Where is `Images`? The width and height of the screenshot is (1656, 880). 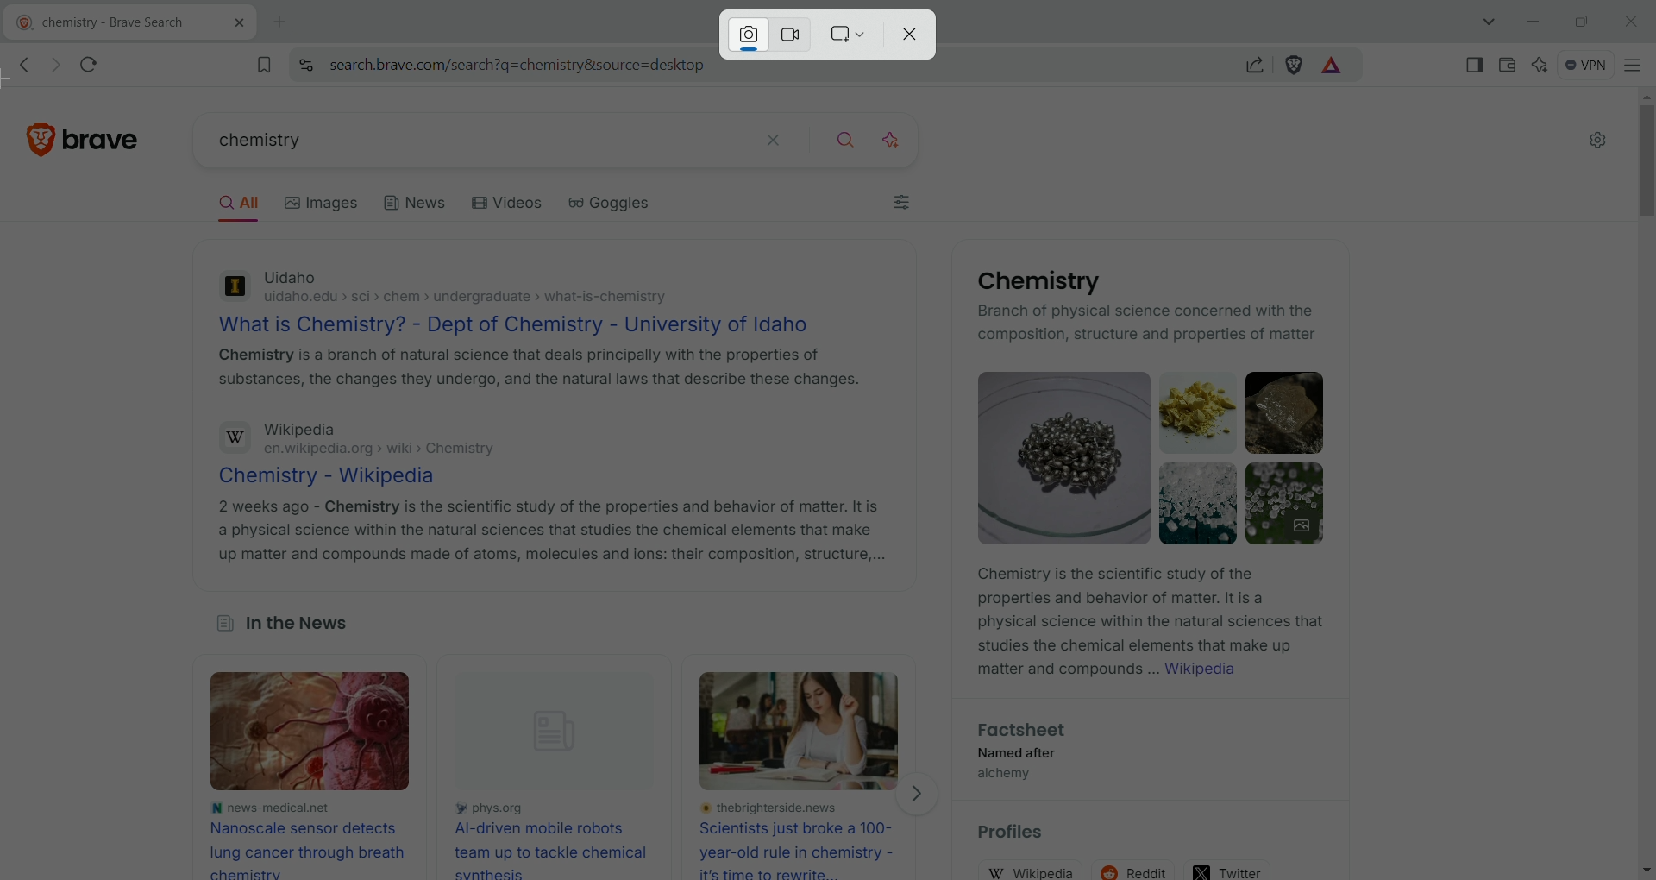
Images is located at coordinates (329, 203).